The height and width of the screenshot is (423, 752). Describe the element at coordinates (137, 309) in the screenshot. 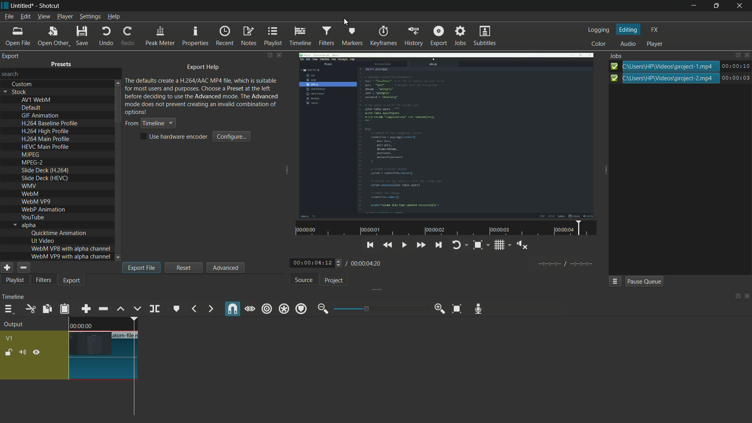

I see `overwrite` at that location.